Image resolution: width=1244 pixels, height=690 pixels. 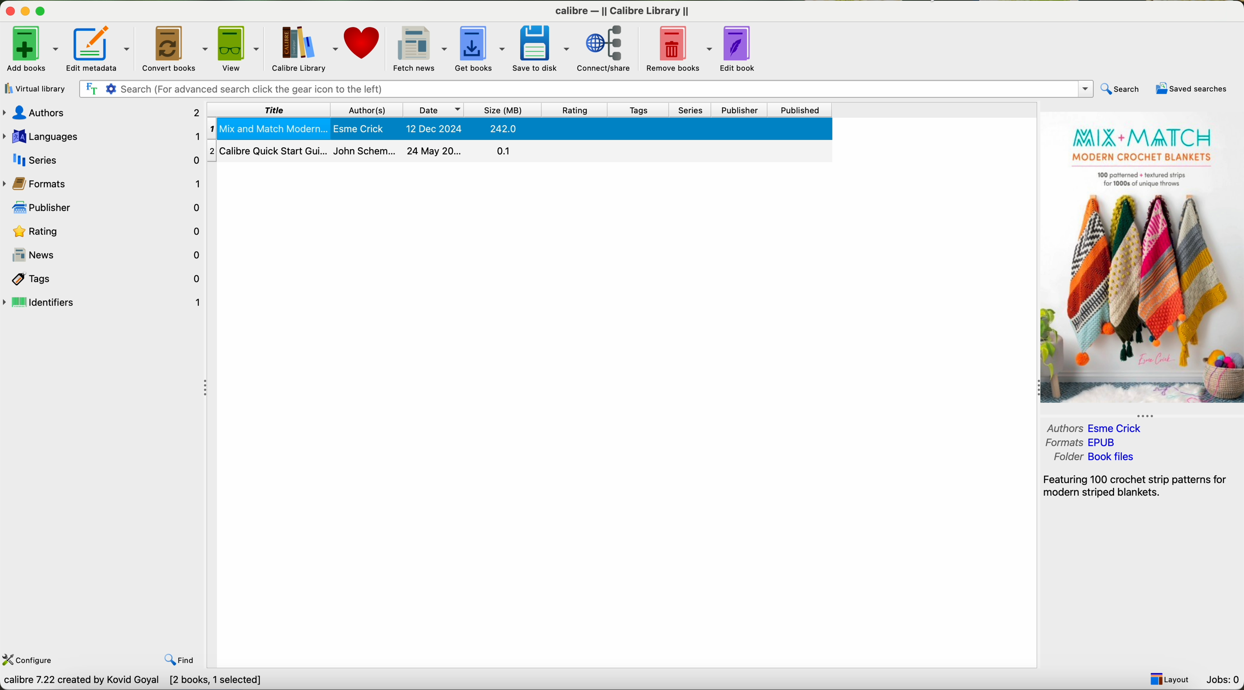 What do you see at coordinates (1193, 89) in the screenshot?
I see `saved searches` at bounding box center [1193, 89].